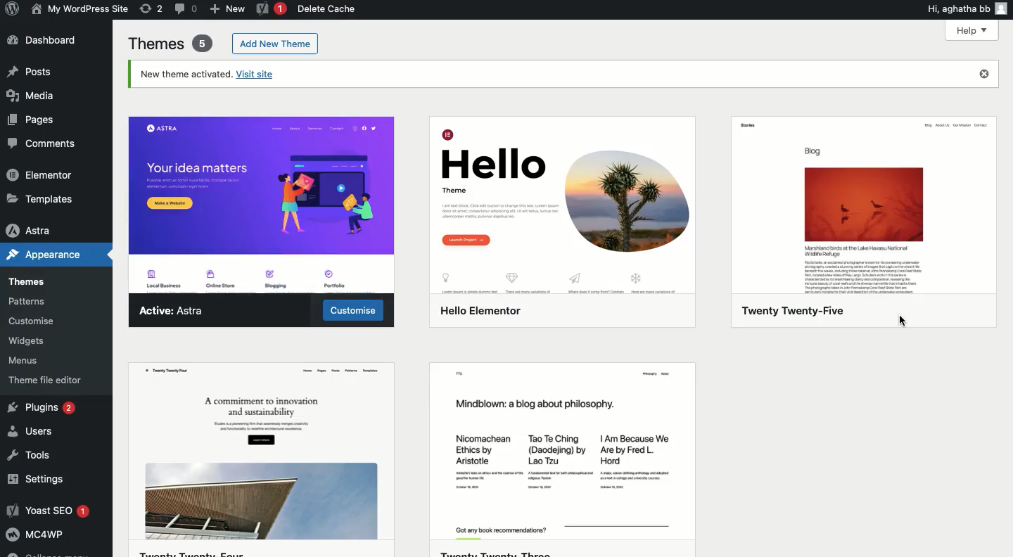  What do you see at coordinates (48, 255) in the screenshot?
I see `Appearance` at bounding box center [48, 255].